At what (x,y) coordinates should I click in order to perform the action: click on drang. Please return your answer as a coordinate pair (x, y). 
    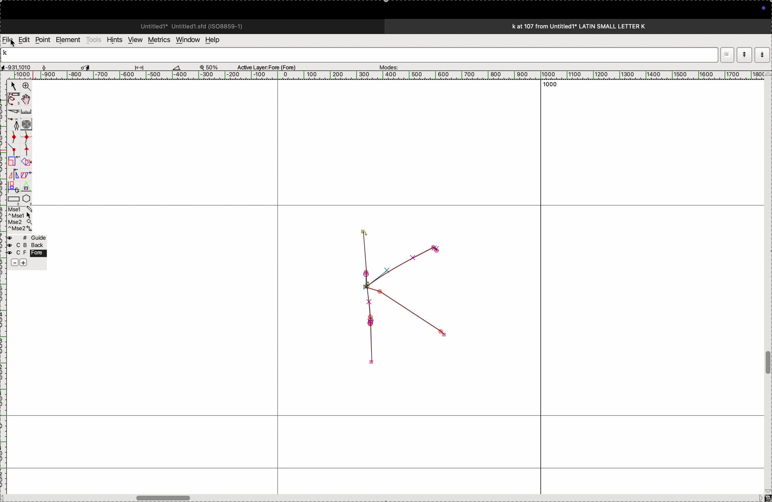
    Looking at the image, I should click on (143, 66).